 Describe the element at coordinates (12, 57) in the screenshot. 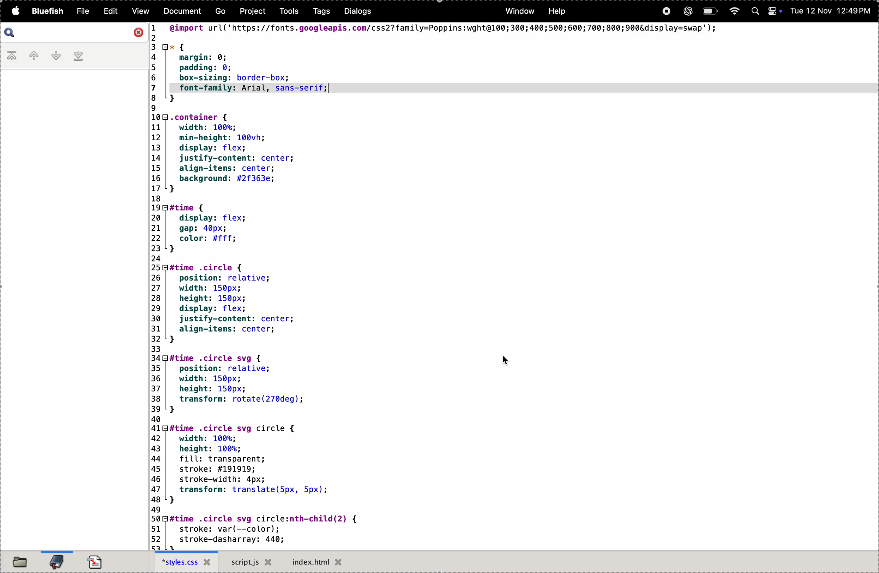

I see `first bookmark` at that location.